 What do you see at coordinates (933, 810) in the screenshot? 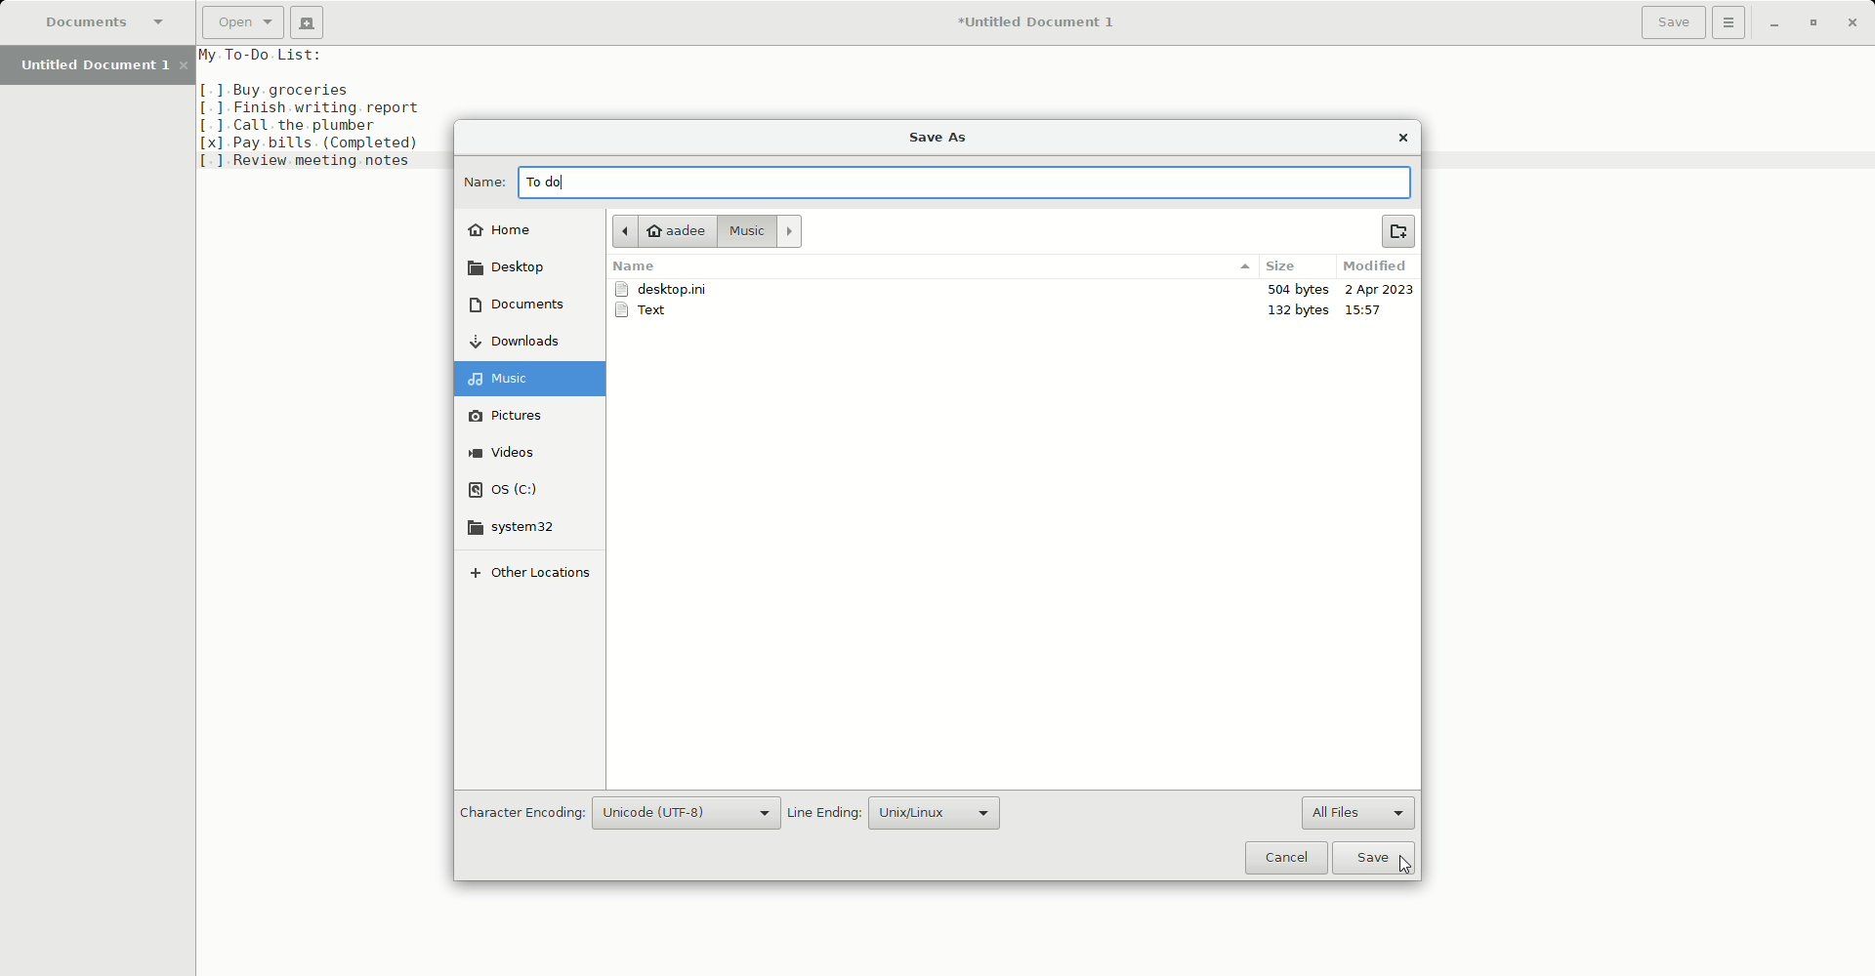
I see `Linux` at bounding box center [933, 810].